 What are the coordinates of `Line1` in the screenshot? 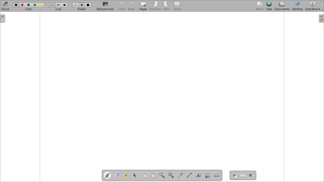 It's located at (52, 5).